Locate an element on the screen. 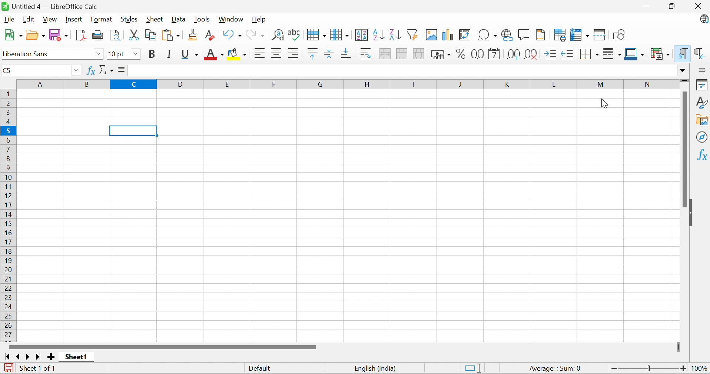 The width and height of the screenshot is (710, 374). Format as percent is located at coordinates (461, 55).